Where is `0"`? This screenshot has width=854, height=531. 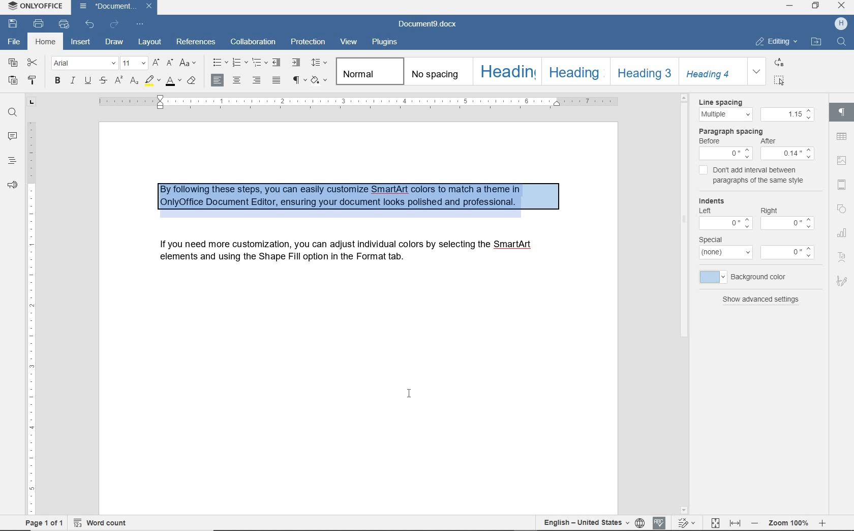 0" is located at coordinates (726, 154).